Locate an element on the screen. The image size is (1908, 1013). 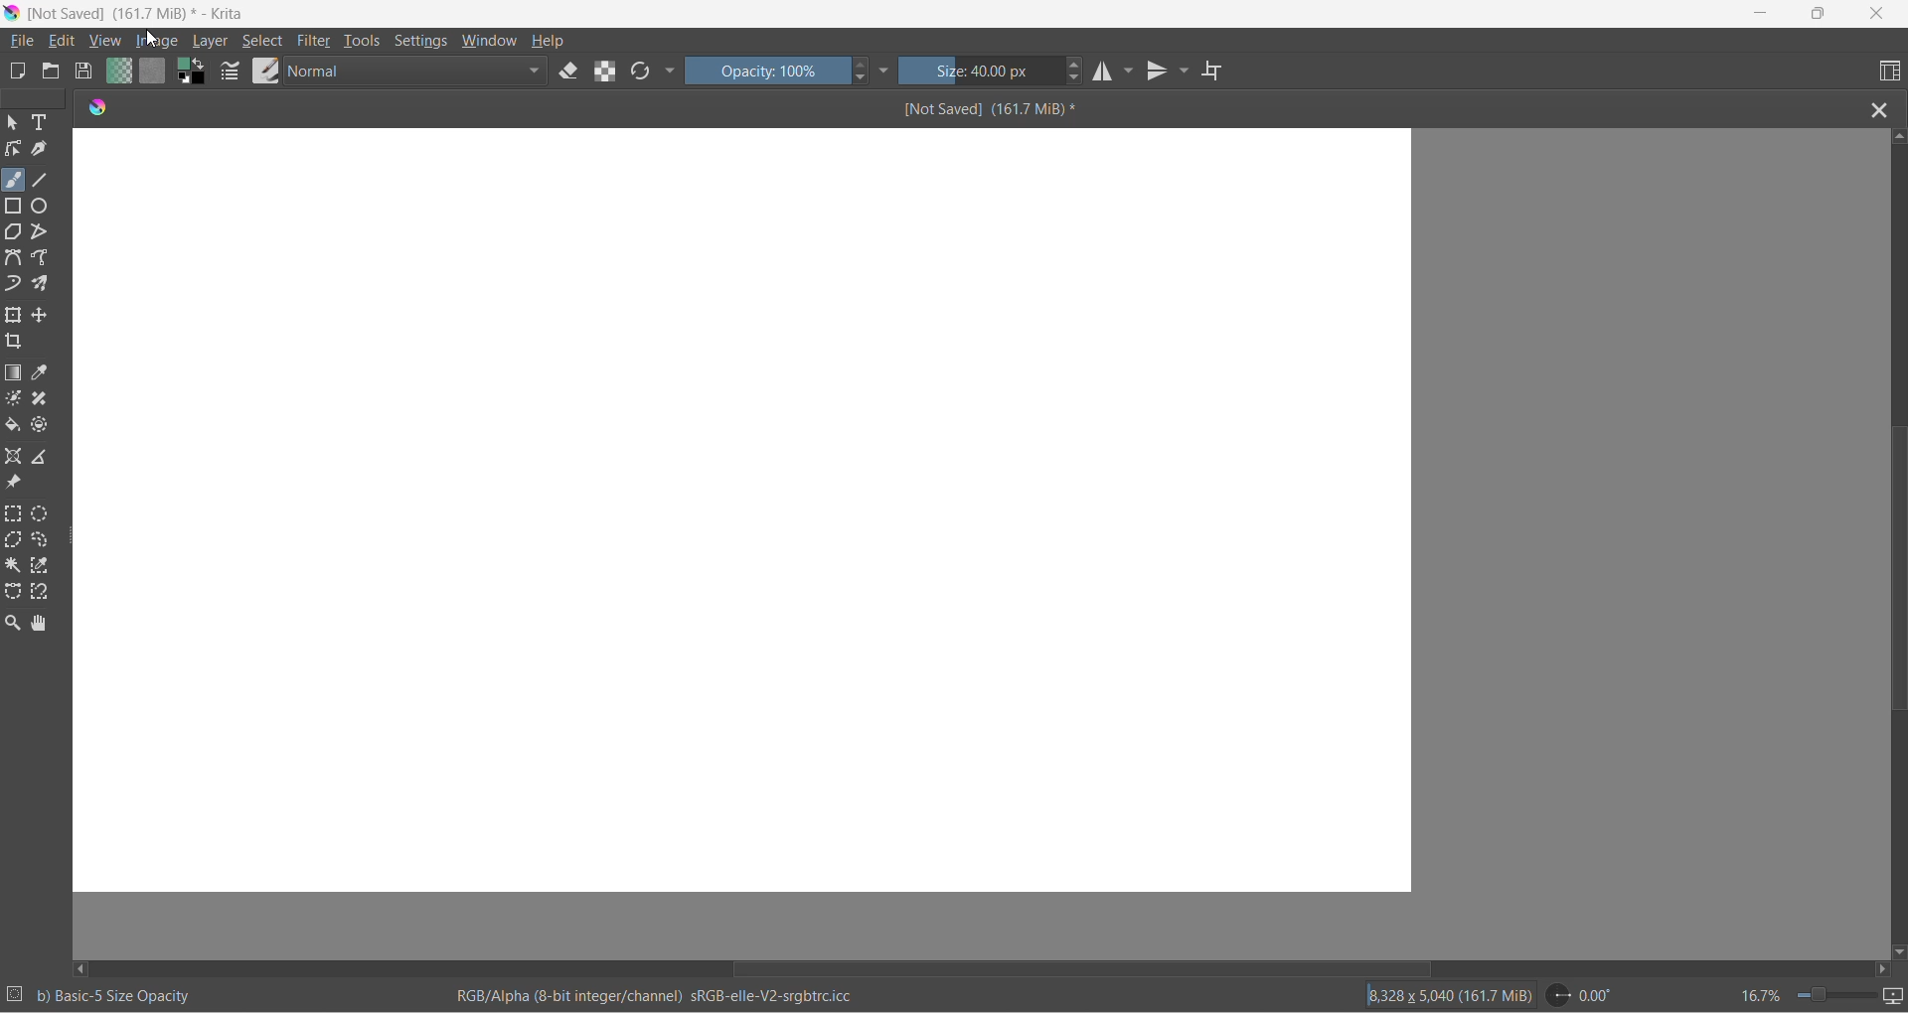
save is located at coordinates (84, 73).